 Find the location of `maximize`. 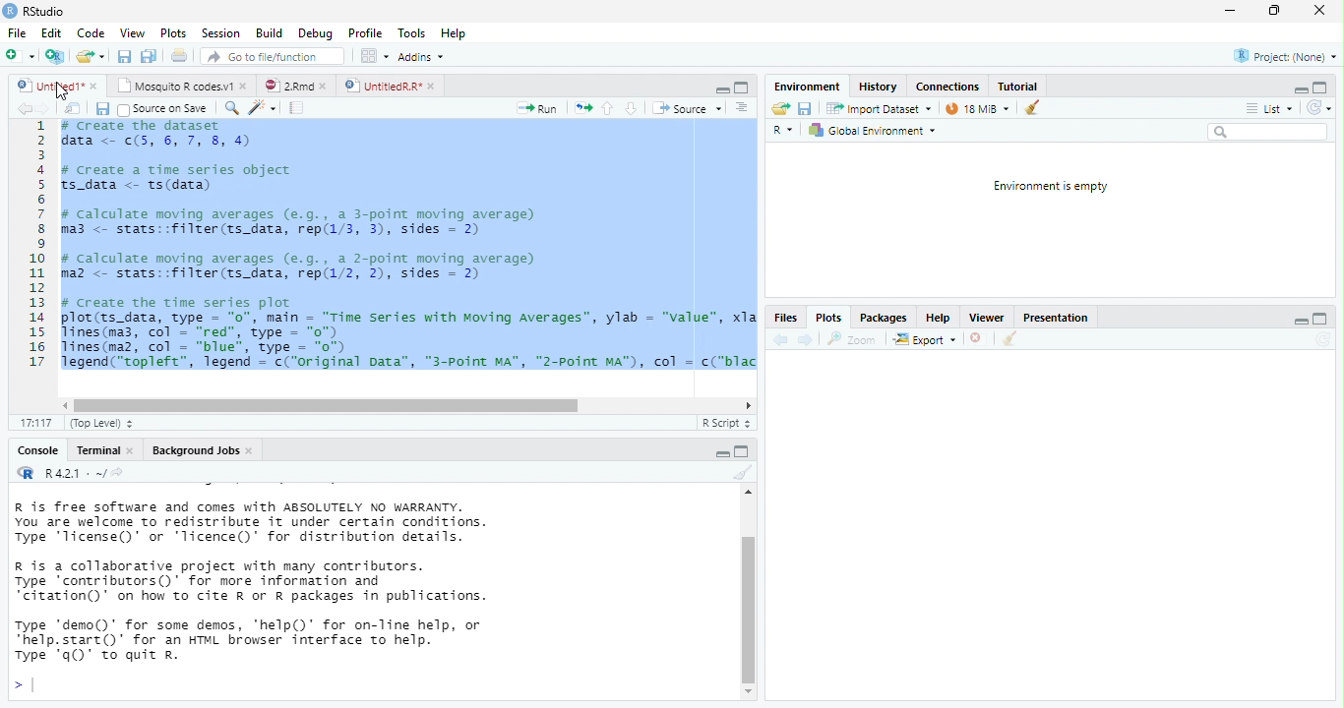

maximize is located at coordinates (1274, 11).